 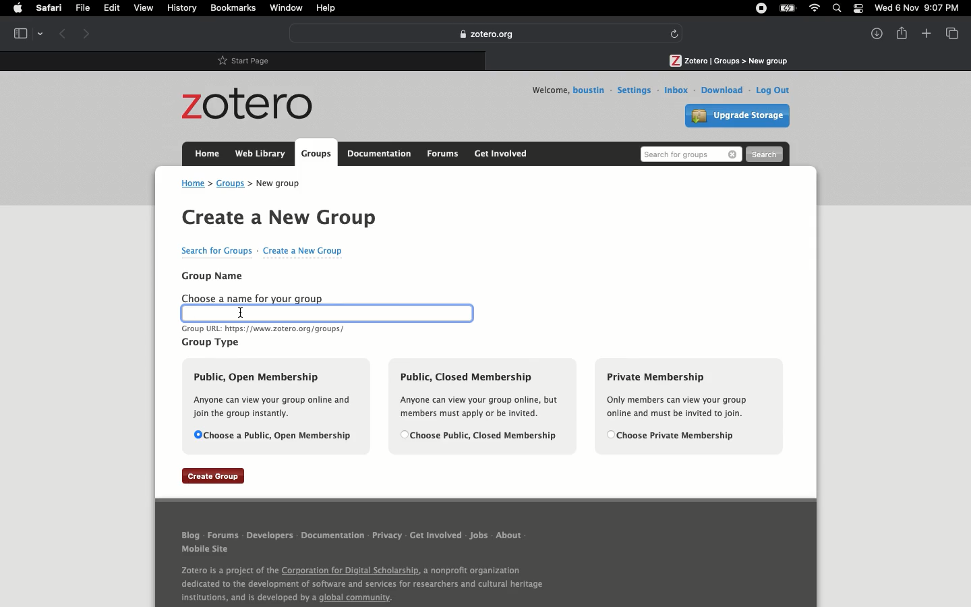 What do you see at coordinates (590, 90) in the screenshot?
I see `Username` at bounding box center [590, 90].